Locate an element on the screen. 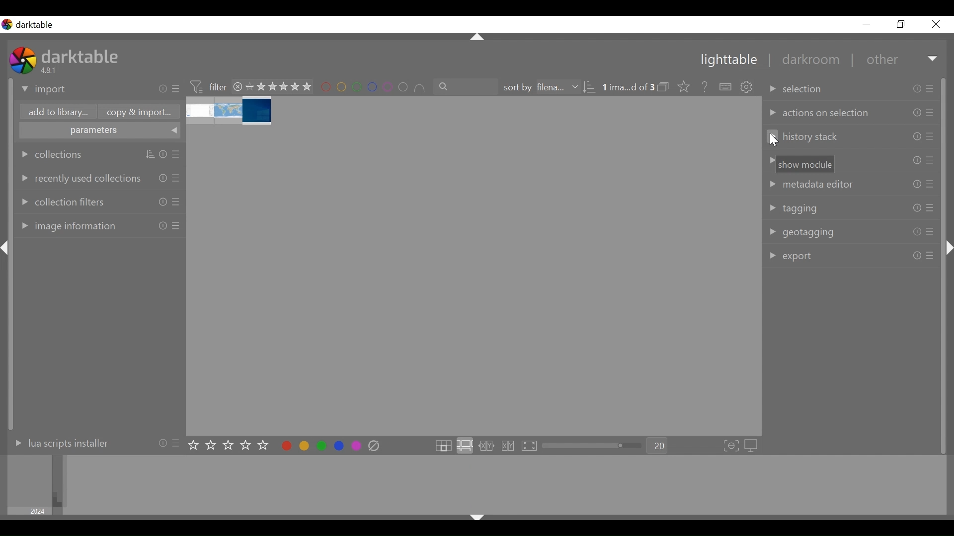 This screenshot has height=536, width=954. presets is located at coordinates (931, 160).